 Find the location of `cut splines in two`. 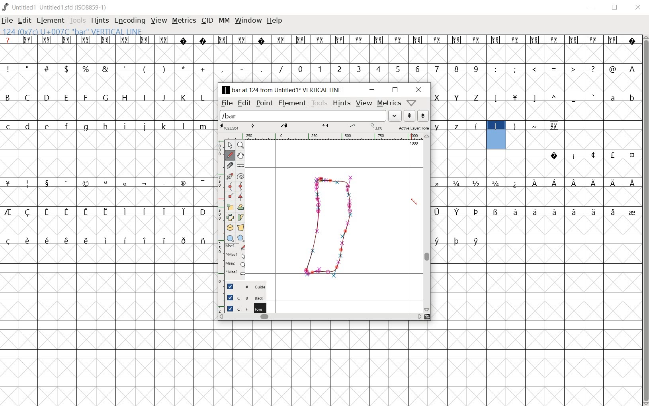

cut splines in two is located at coordinates (229, 166).